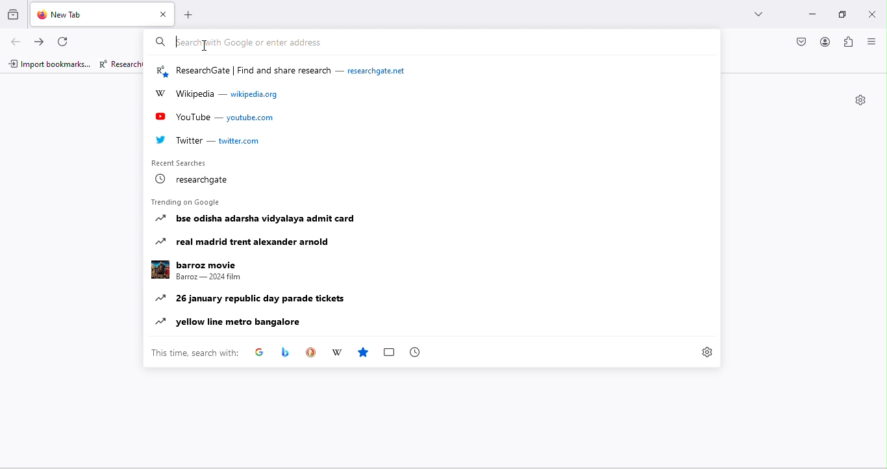 Image resolution: width=887 pixels, height=469 pixels. I want to click on this time search with, so click(197, 355).